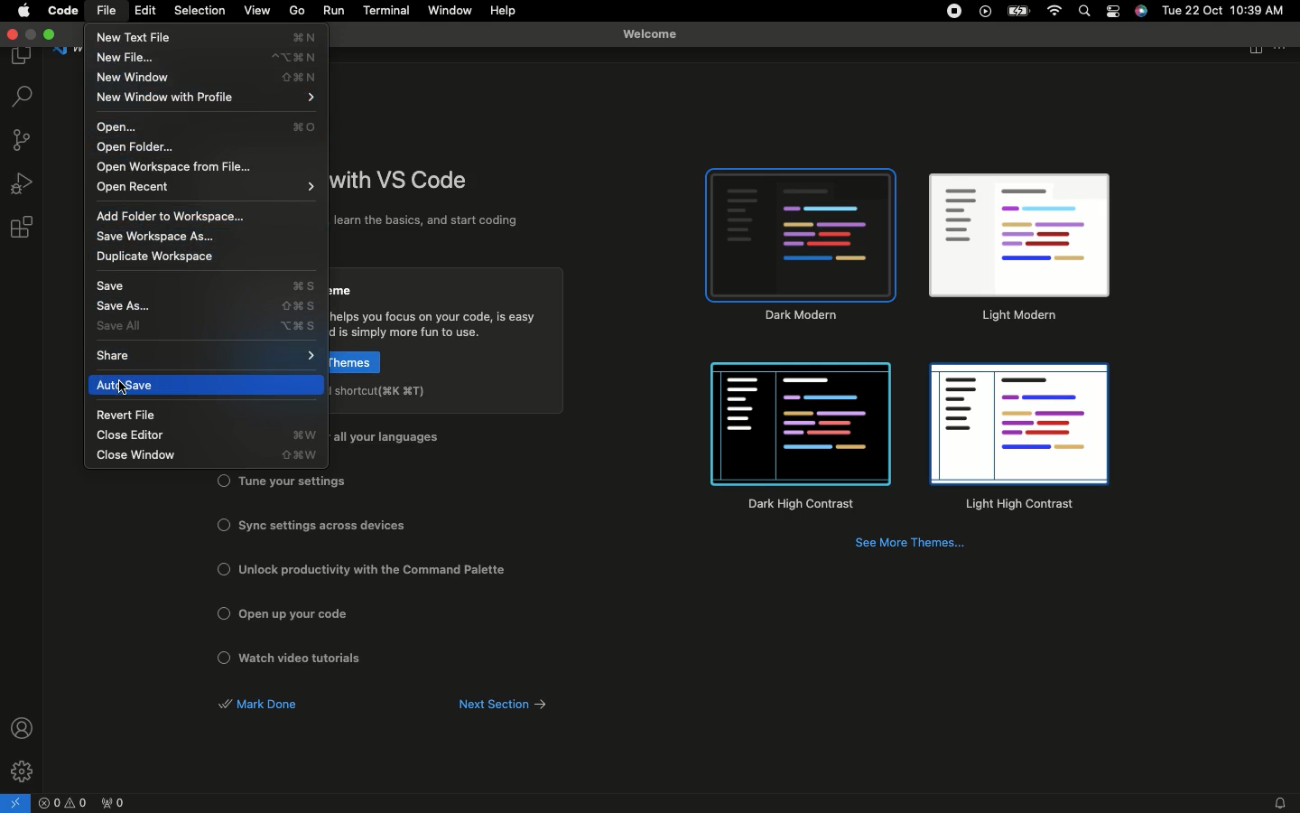 The height and width of the screenshot is (813, 1300). Describe the element at coordinates (23, 143) in the screenshot. I see `Source control` at that location.